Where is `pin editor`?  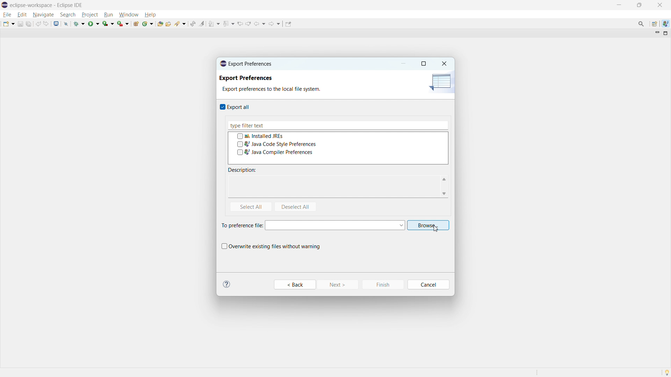
pin editor is located at coordinates (288, 24).